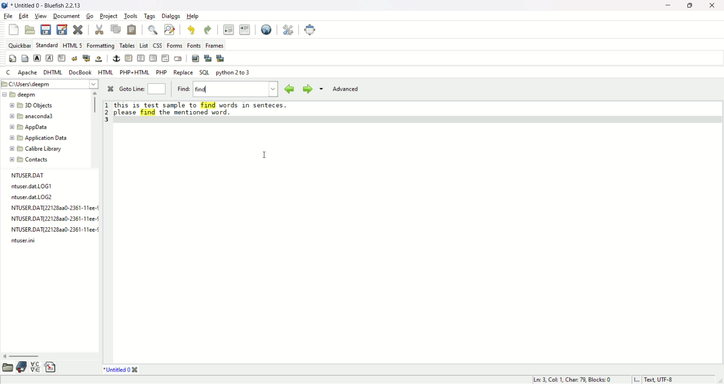 The width and height of the screenshot is (724, 384). What do you see at coordinates (195, 58) in the screenshot?
I see `insert image` at bounding box center [195, 58].